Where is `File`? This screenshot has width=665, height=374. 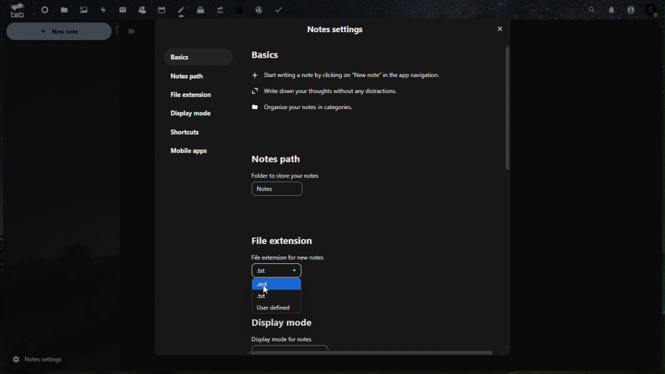 File is located at coordinates (60, 10).